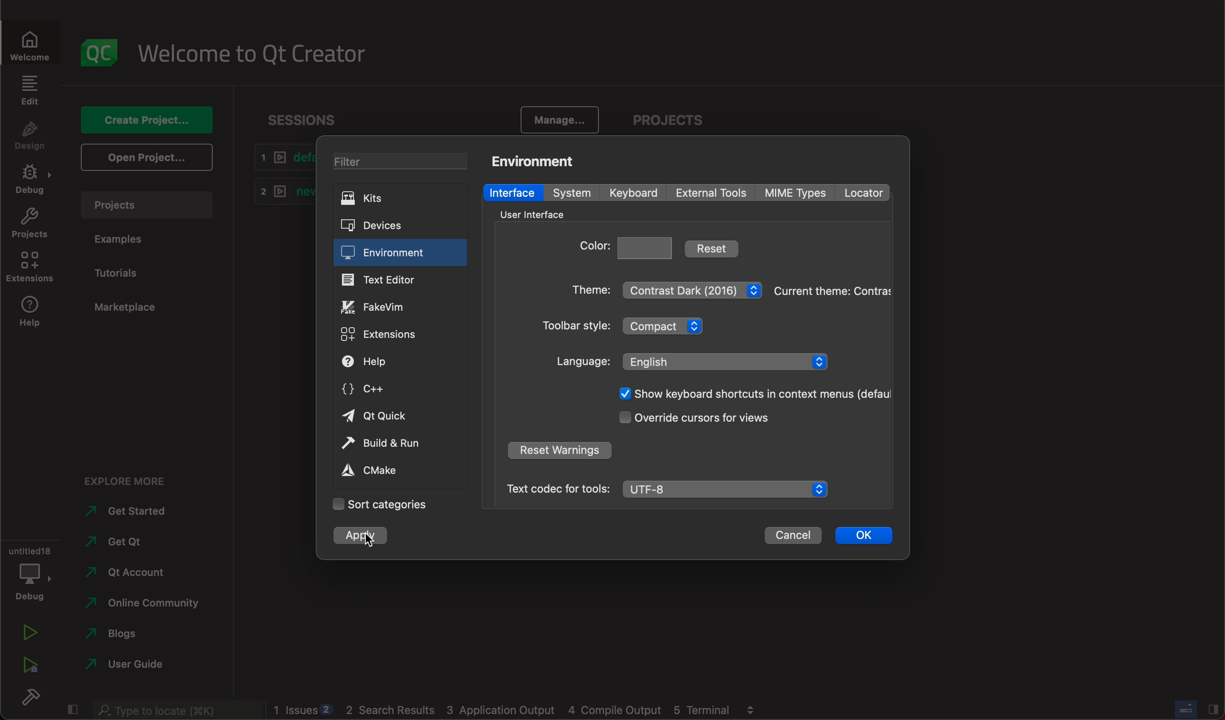 The image size is (1225, 720). Describe the element at coordinates (517, 711) in the screenshot. I see `logs` at that location.